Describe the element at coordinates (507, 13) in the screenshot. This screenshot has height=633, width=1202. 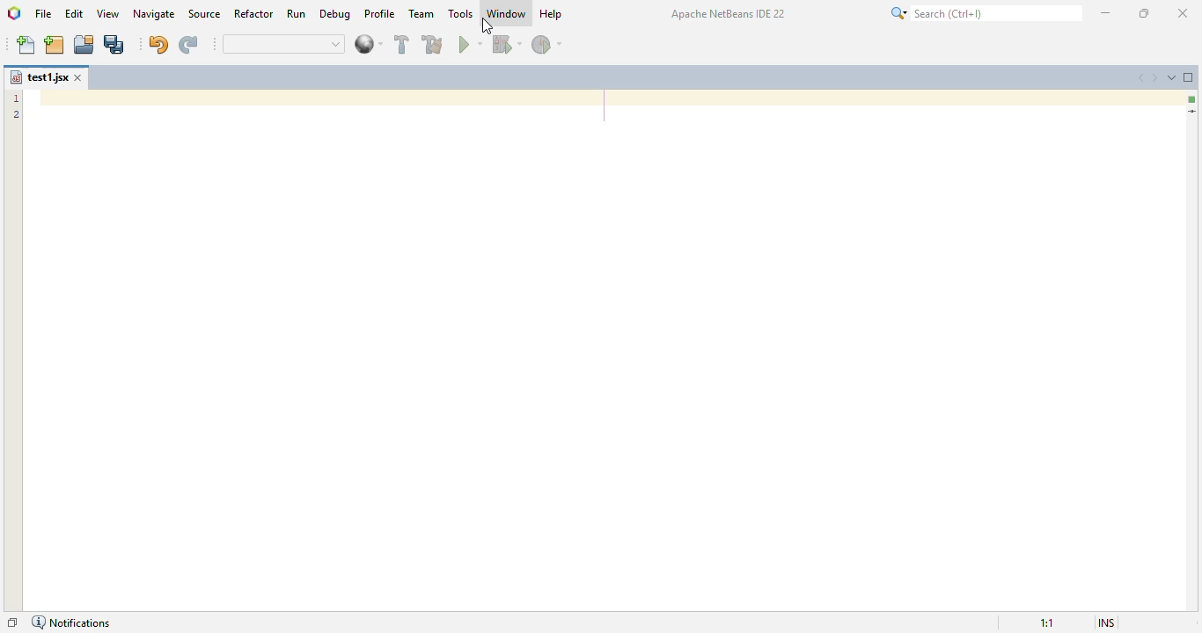
I see `window` at that location.